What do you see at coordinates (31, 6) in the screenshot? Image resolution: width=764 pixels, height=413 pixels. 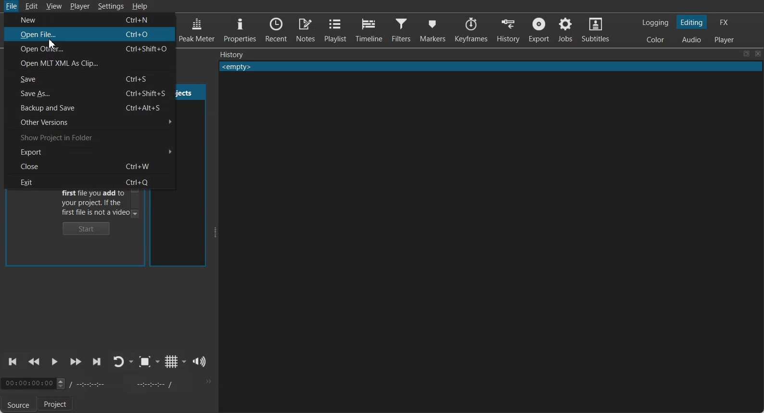 I see `Edit` at bounding box center [31, 6].